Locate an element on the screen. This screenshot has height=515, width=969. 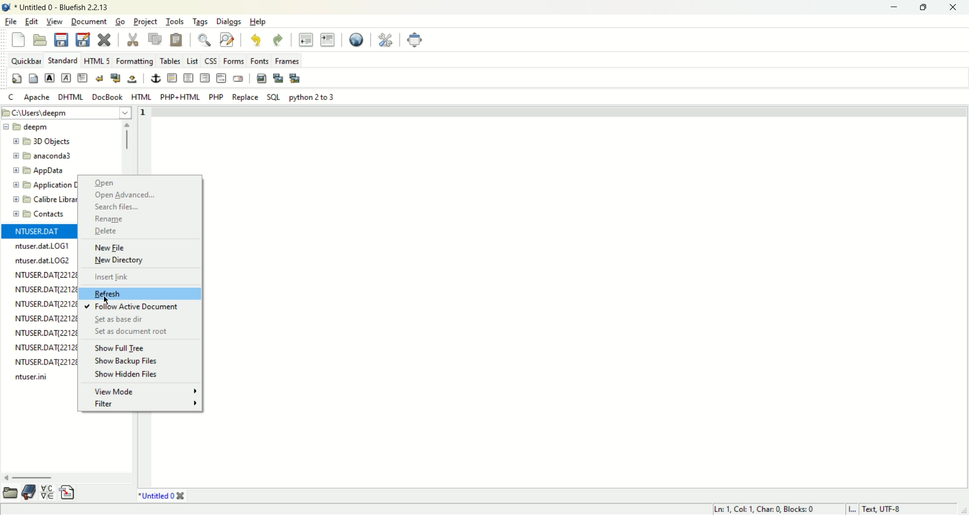
NTUSER.DAT{22128aa0-2361-11ee-¢ is located at coordinates (49, 362).